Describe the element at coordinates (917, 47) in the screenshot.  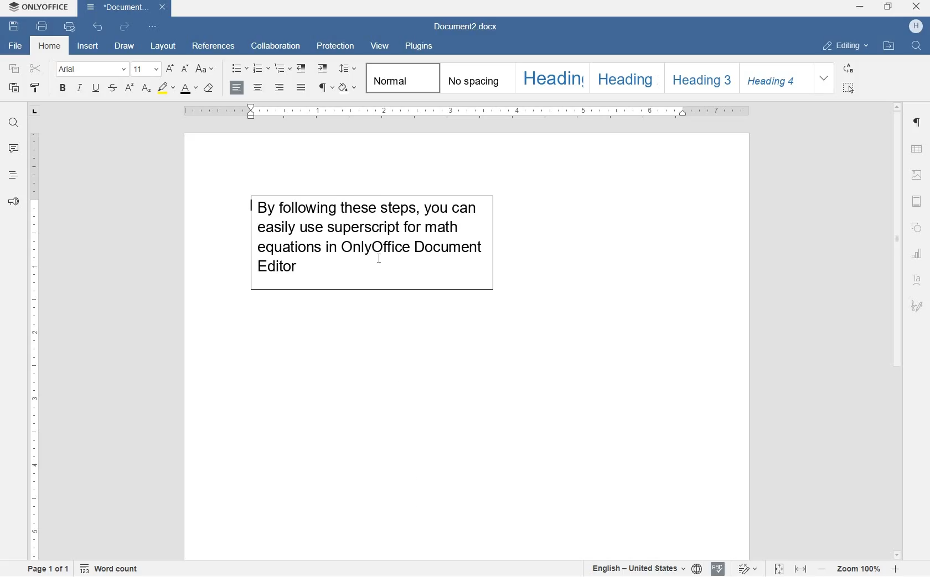
I see `FIND` at that location.